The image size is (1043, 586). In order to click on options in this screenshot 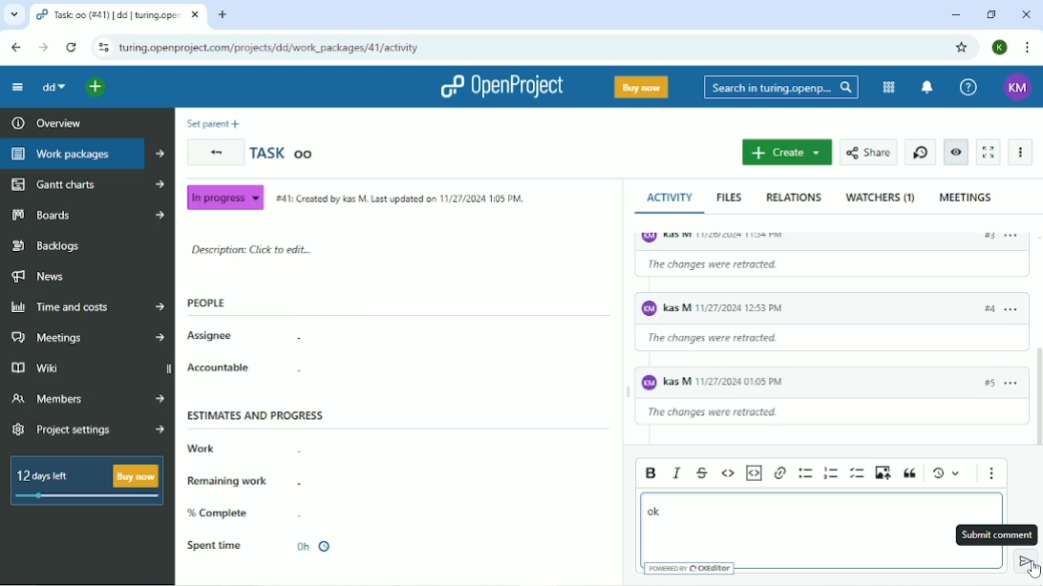, I will do `click(1014, 236)`.